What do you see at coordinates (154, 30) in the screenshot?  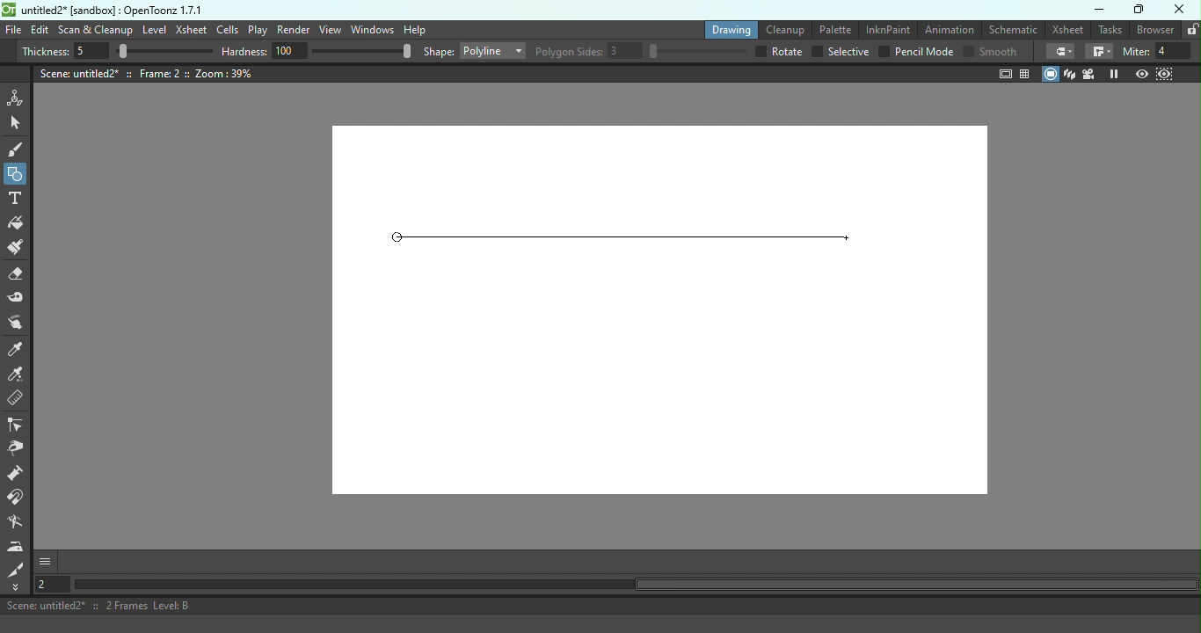 I see `Level` at bounding box center [154, 30].